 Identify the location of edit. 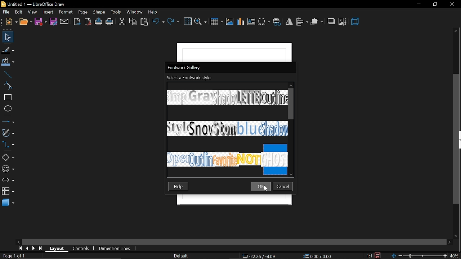
(19, 12).